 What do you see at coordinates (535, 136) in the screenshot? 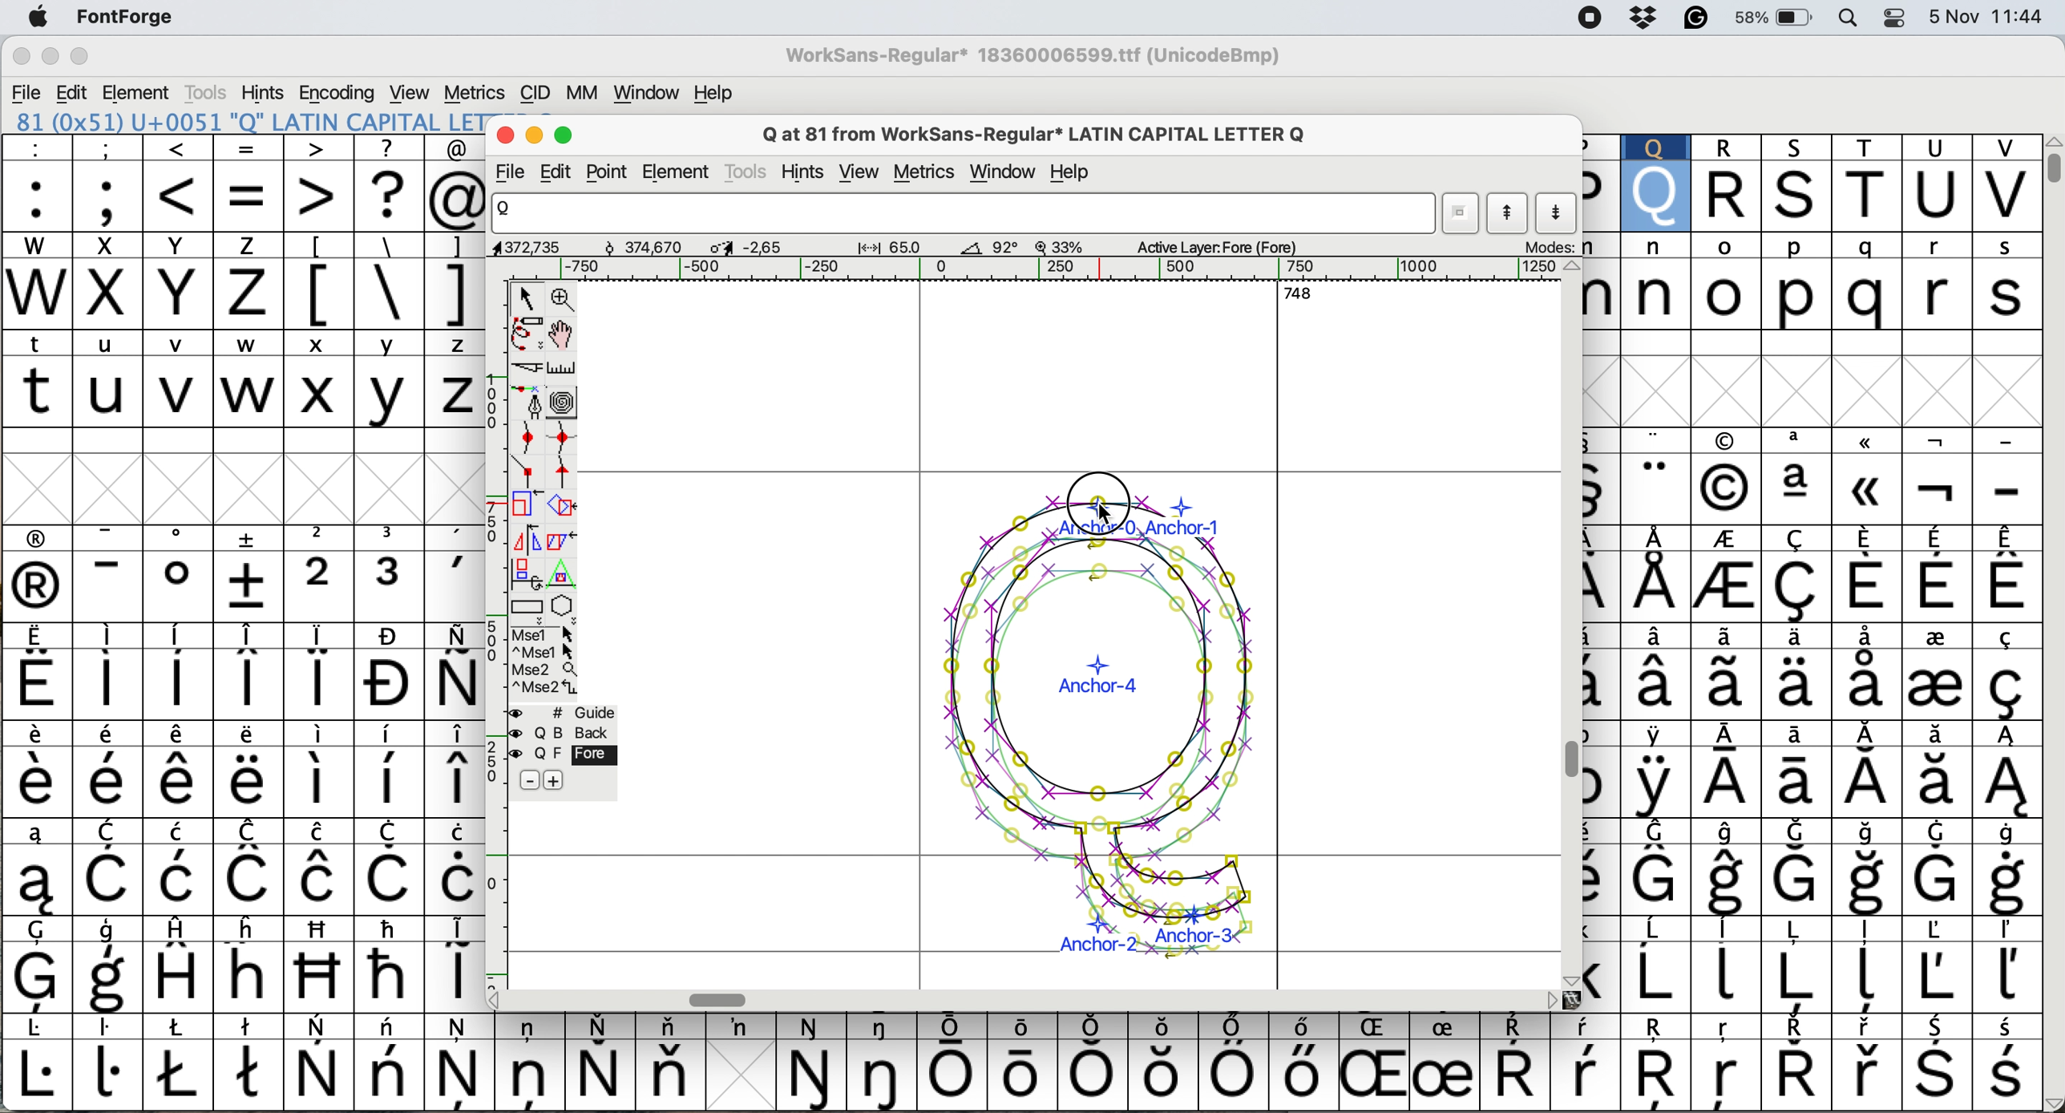
I see `minimise` at bounding box center [535, 136].